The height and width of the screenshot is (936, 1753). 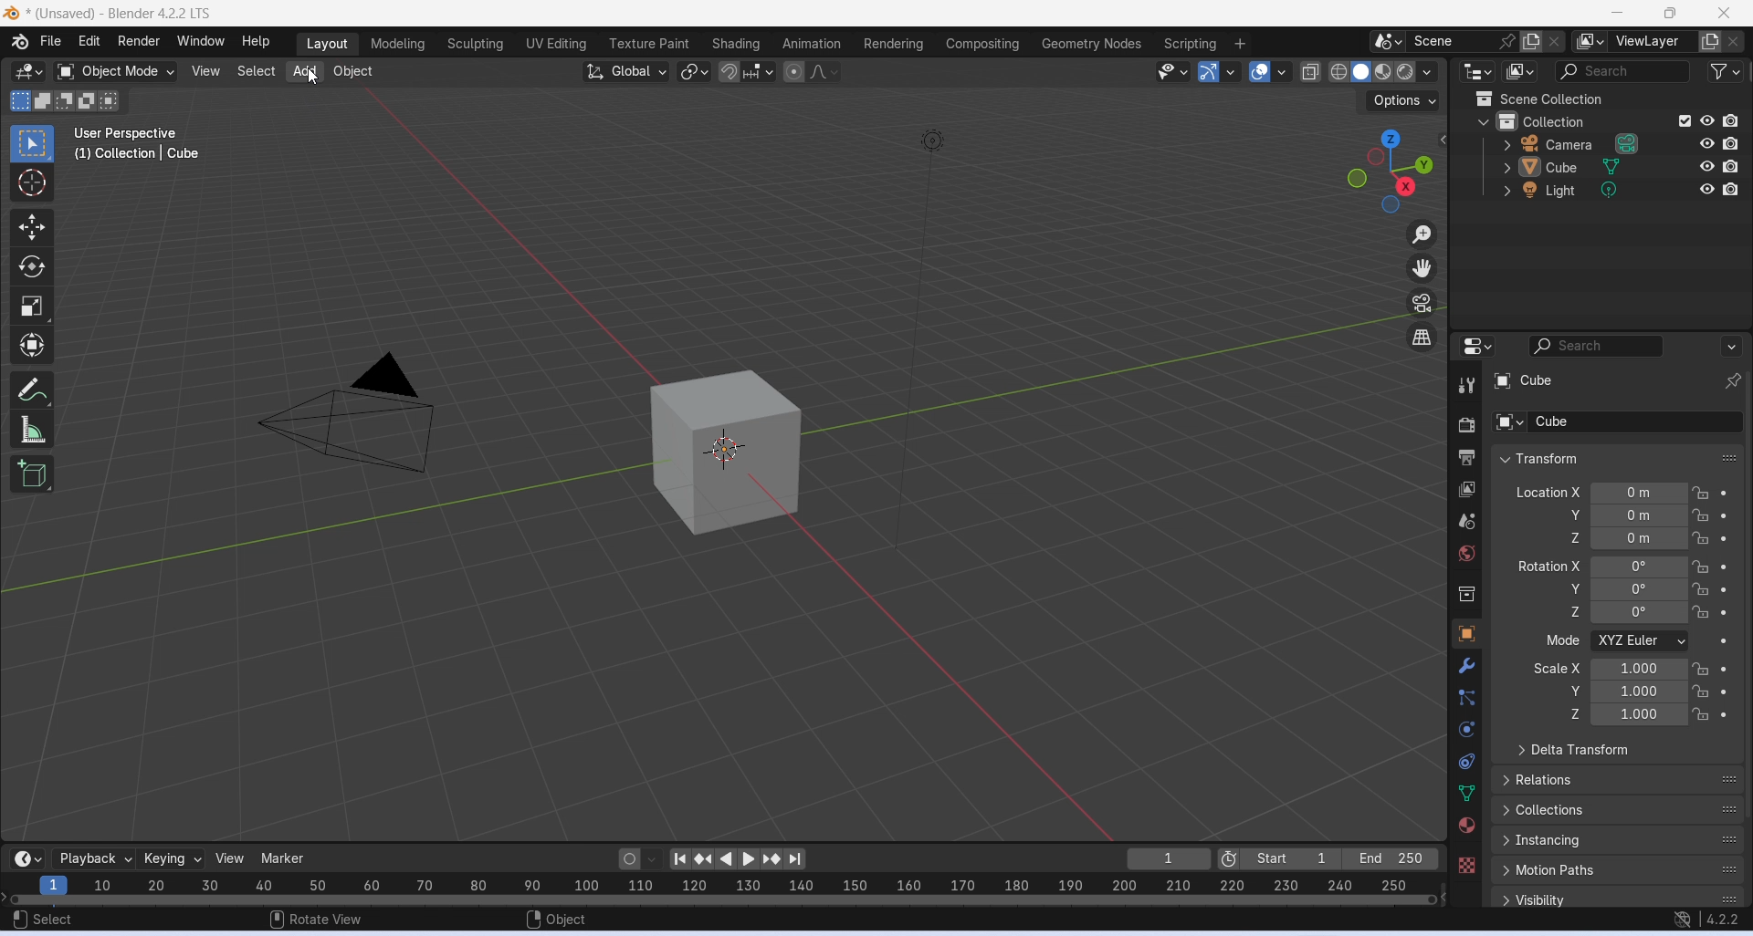 What do you see at coordinates (1422, 303) in the screenshot?
I see `Toggle the camera view` at bounding box center [1422, 303].